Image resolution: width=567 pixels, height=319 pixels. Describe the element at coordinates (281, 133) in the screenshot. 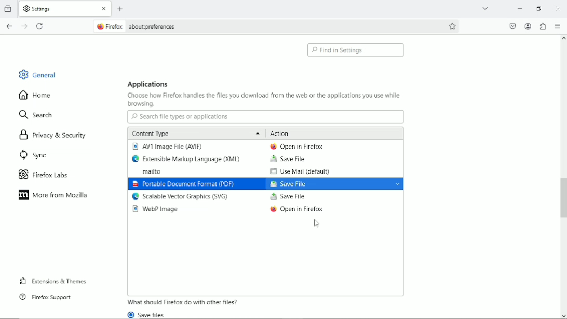

I see `Action` at that location.